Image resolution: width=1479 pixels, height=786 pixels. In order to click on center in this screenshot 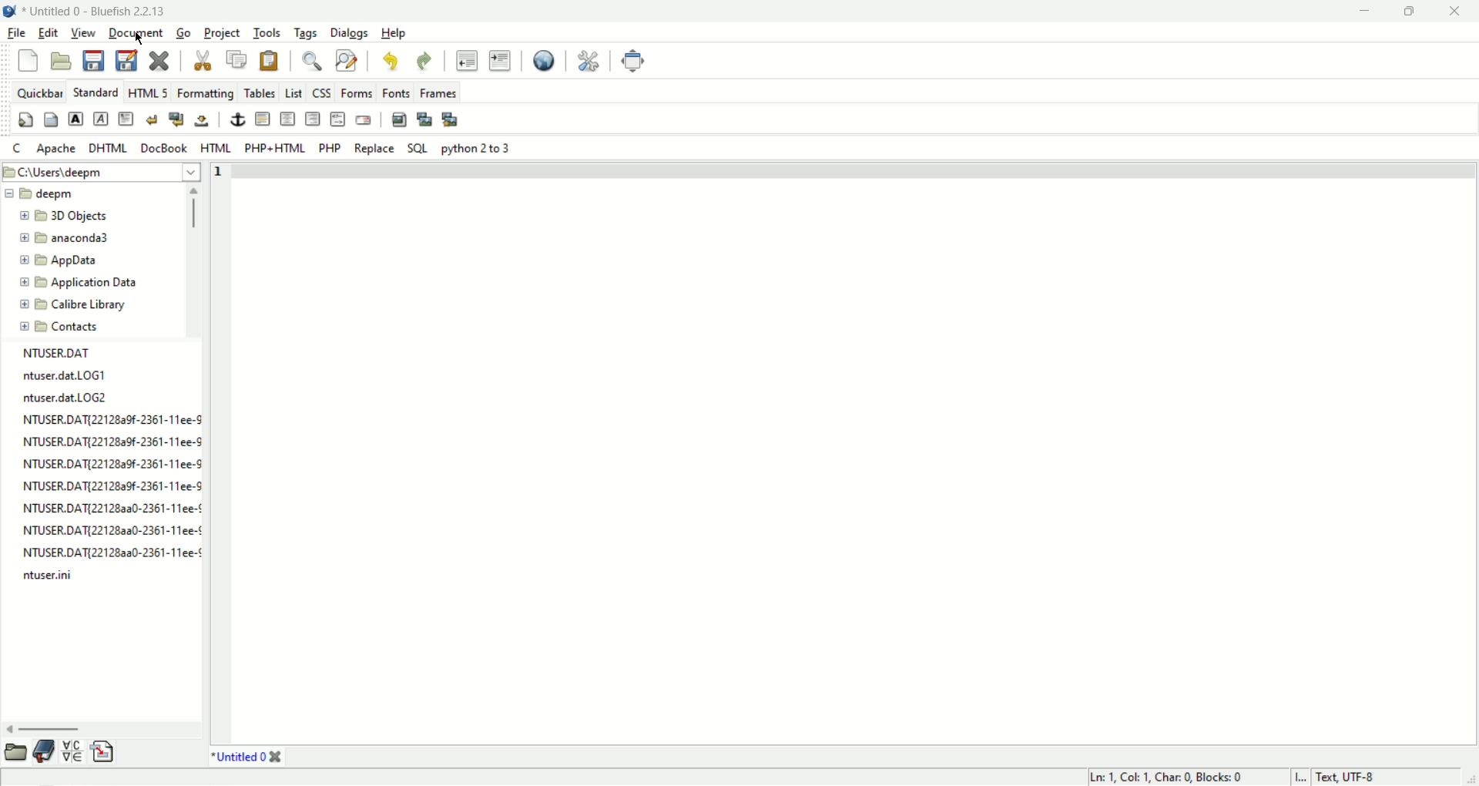, I will do `click(287, 119)`.